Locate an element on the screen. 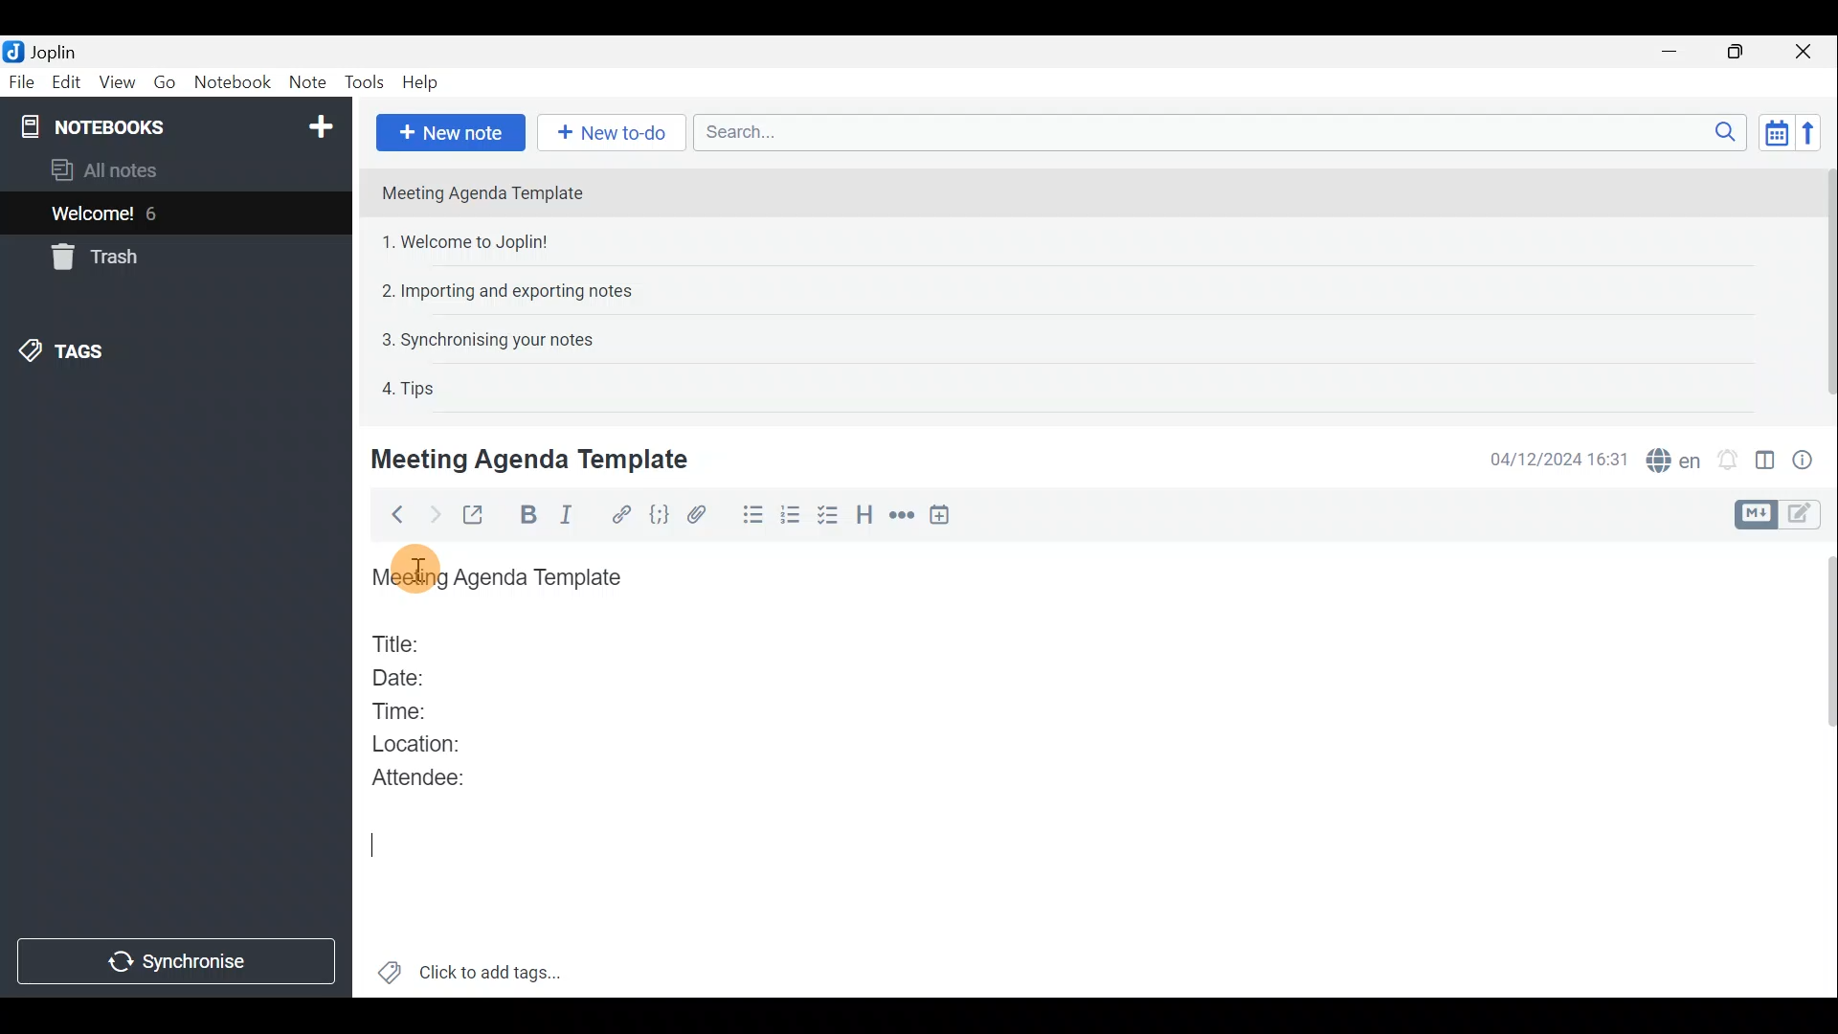  Attendee: is located at coordinates (433, 776).